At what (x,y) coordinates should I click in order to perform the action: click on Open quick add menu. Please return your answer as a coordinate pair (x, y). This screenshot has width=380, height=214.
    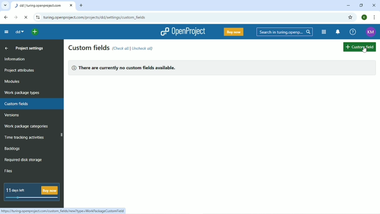
    Looking at the image, I should click on (35, 32).